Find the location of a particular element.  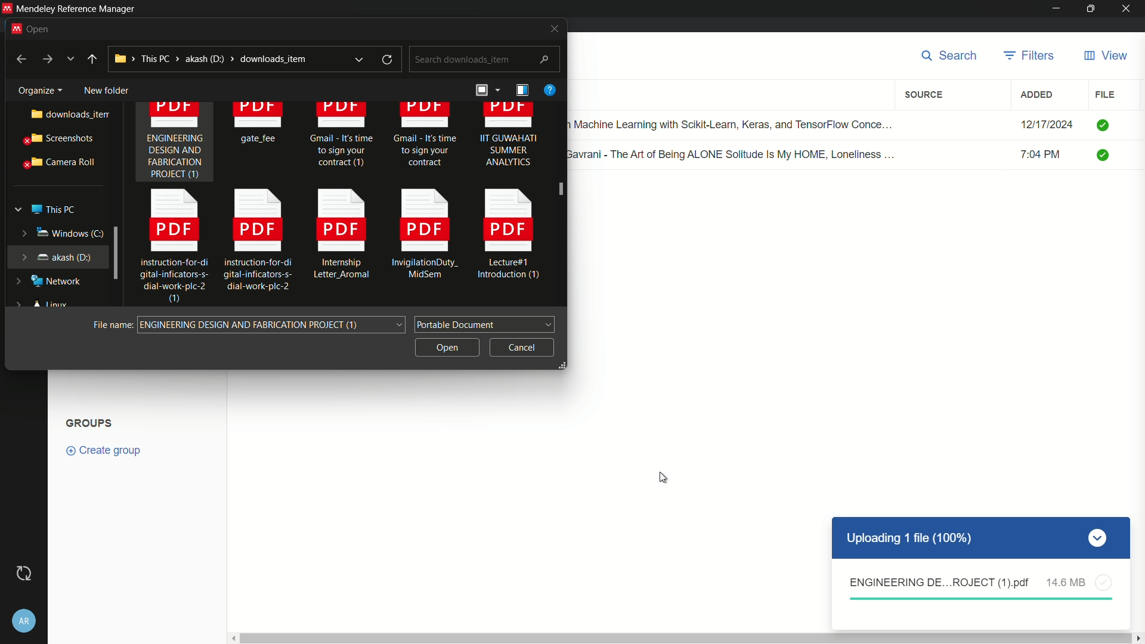

vertical scroll bar is located at coordinates (684, 638).